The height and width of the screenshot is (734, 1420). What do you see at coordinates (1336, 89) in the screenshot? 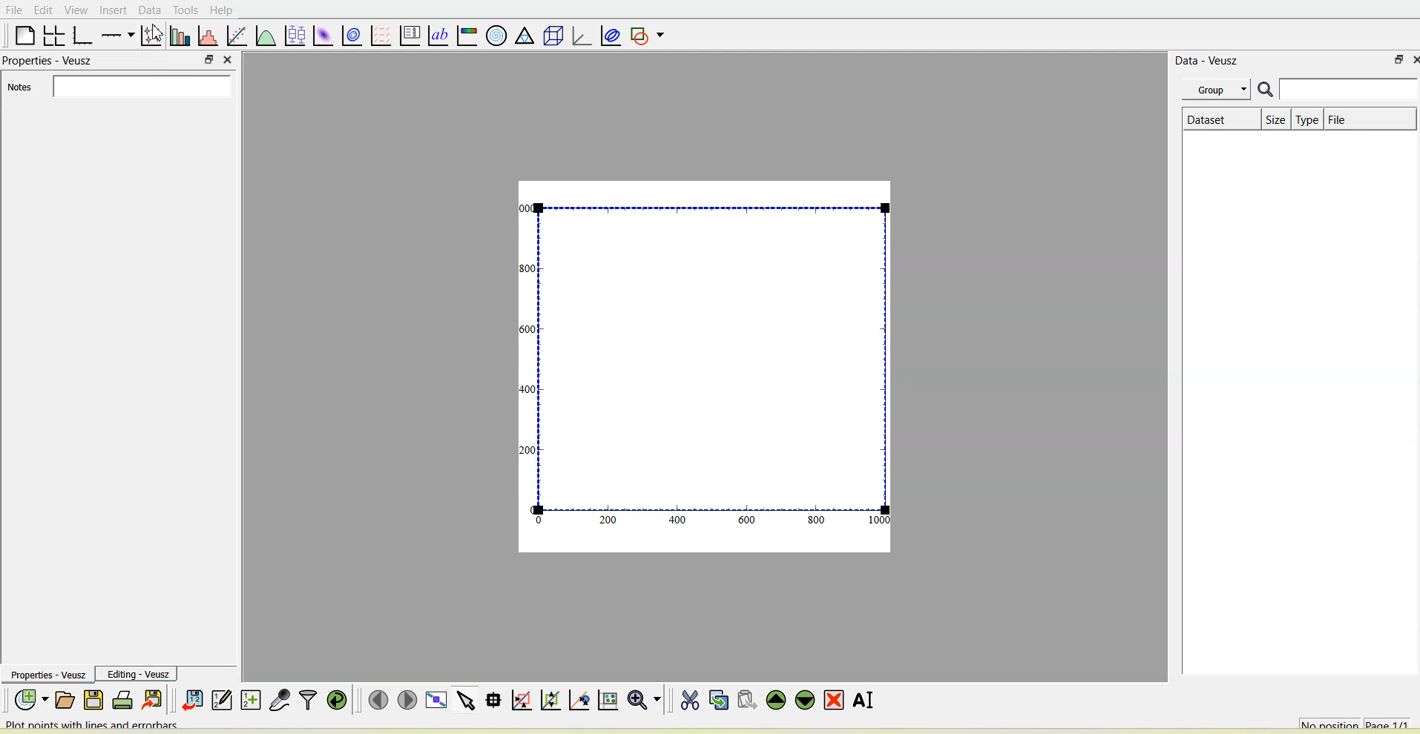
I see `Search bar` at bounding box center [1336, 89].